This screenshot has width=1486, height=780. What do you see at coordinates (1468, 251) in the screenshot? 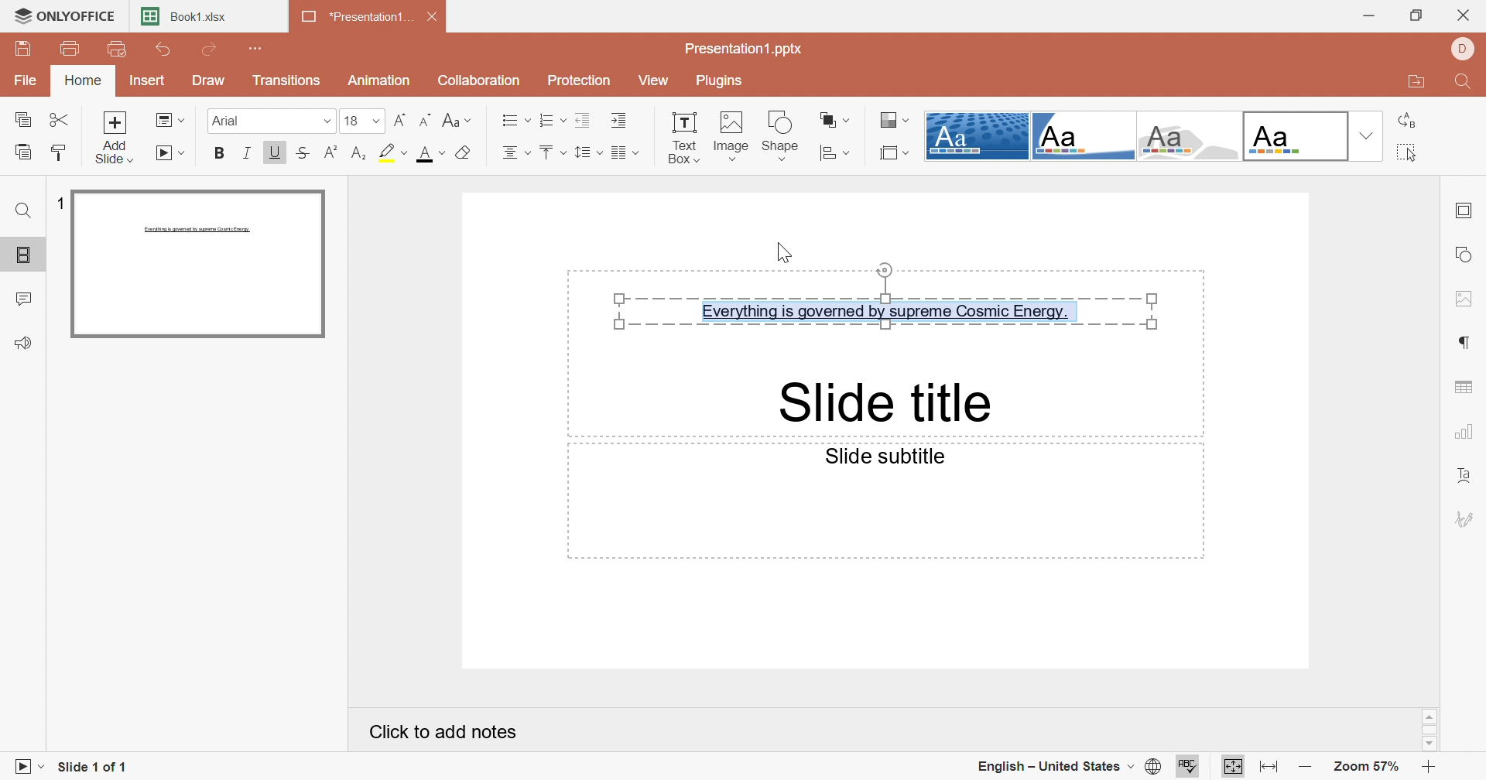
I see `Shape settings` at bounding box center [1468, 251].